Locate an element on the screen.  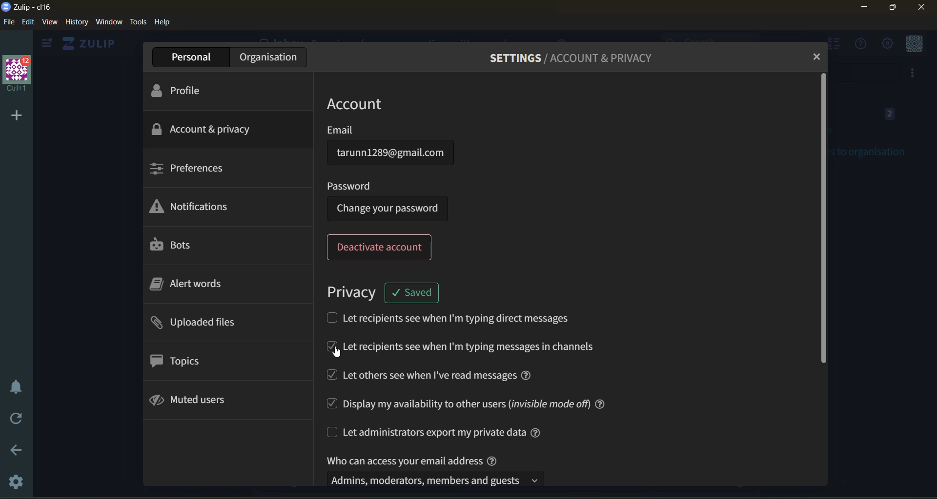
who can access your email address is located at coordinates (438, 469).